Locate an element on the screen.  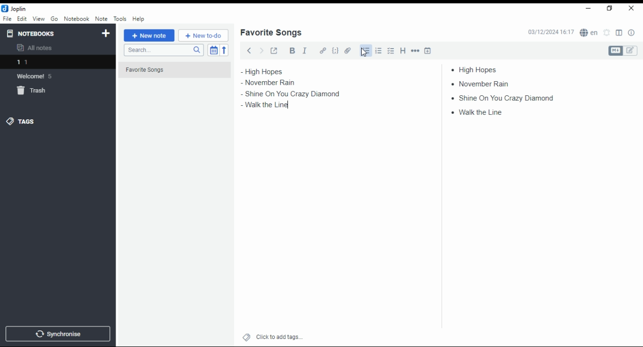
walk ta line is located at coordinates (478, 111).